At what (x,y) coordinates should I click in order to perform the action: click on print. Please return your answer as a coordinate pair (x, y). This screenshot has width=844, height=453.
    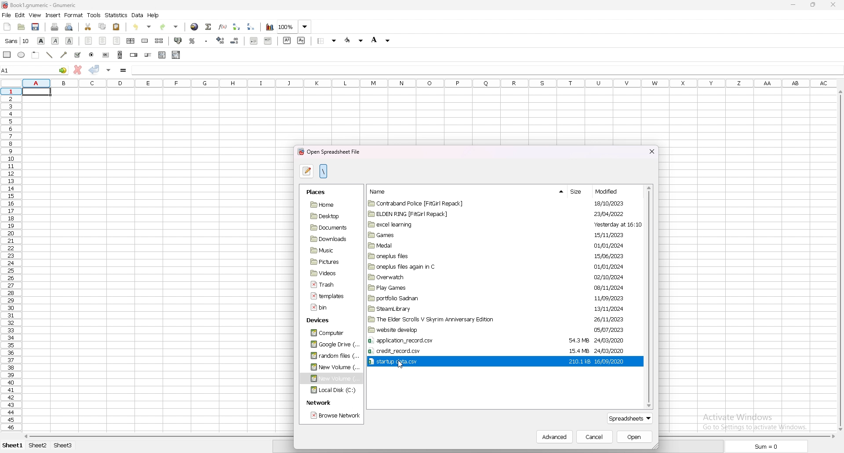
    Looking at the image, I should click on (55, 26).